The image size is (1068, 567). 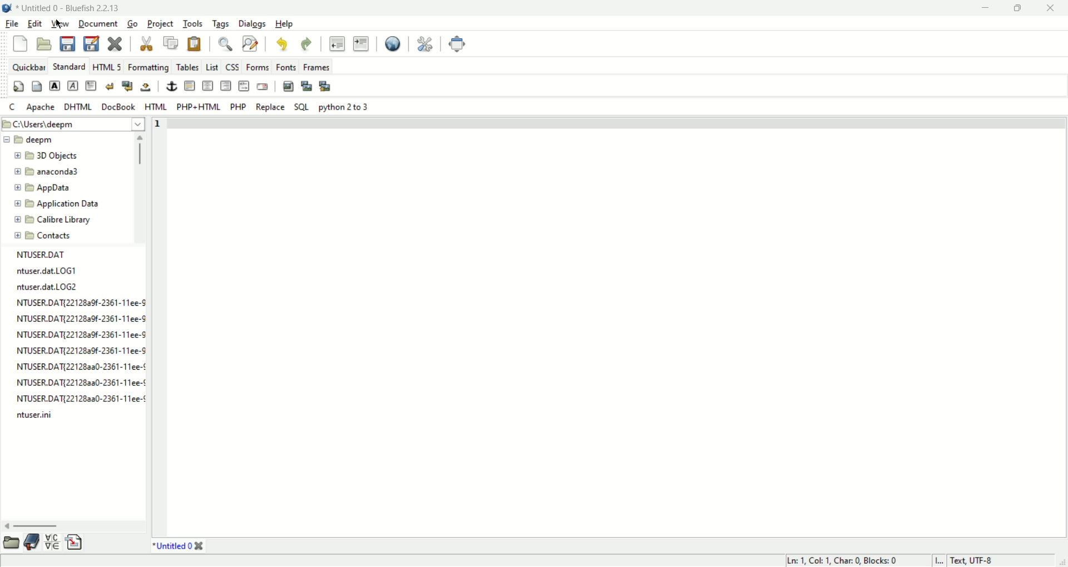 I want to click on charmap, so click(x=54, y=542).